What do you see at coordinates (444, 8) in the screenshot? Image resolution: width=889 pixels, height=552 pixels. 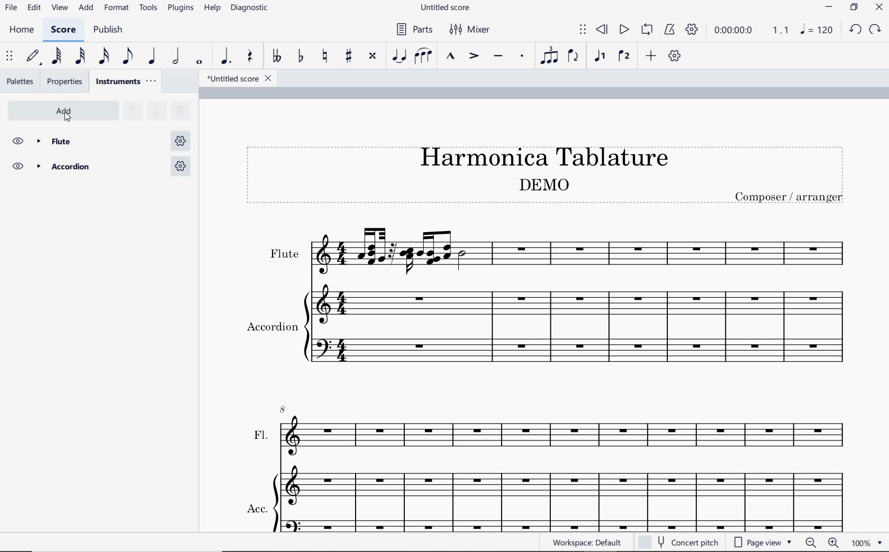 I see `FILE NAME` at bounding box center [444, 8].